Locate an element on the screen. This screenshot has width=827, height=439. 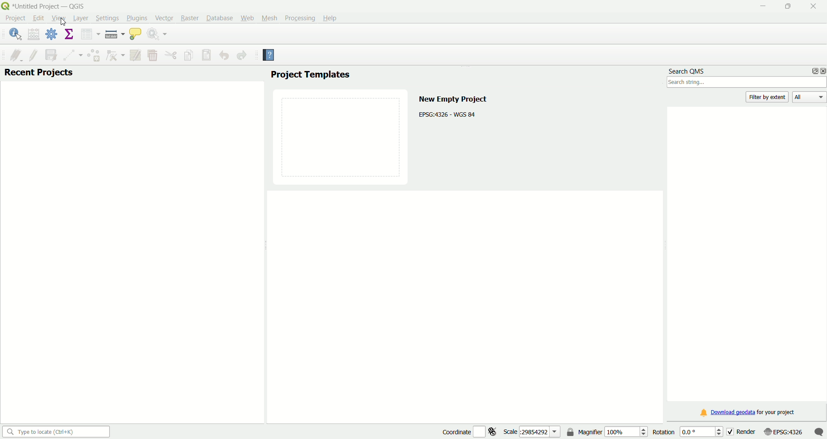
open attribute table is located at coordinates (89, 34).